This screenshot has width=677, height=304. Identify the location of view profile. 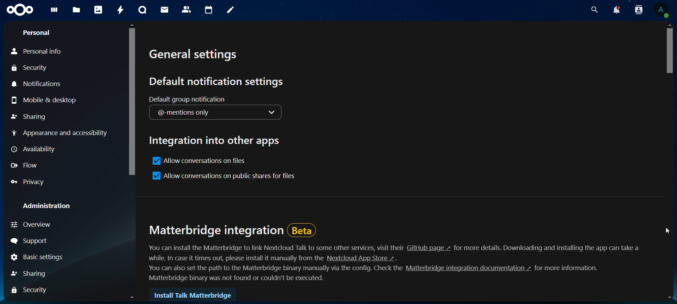
(662, 11).